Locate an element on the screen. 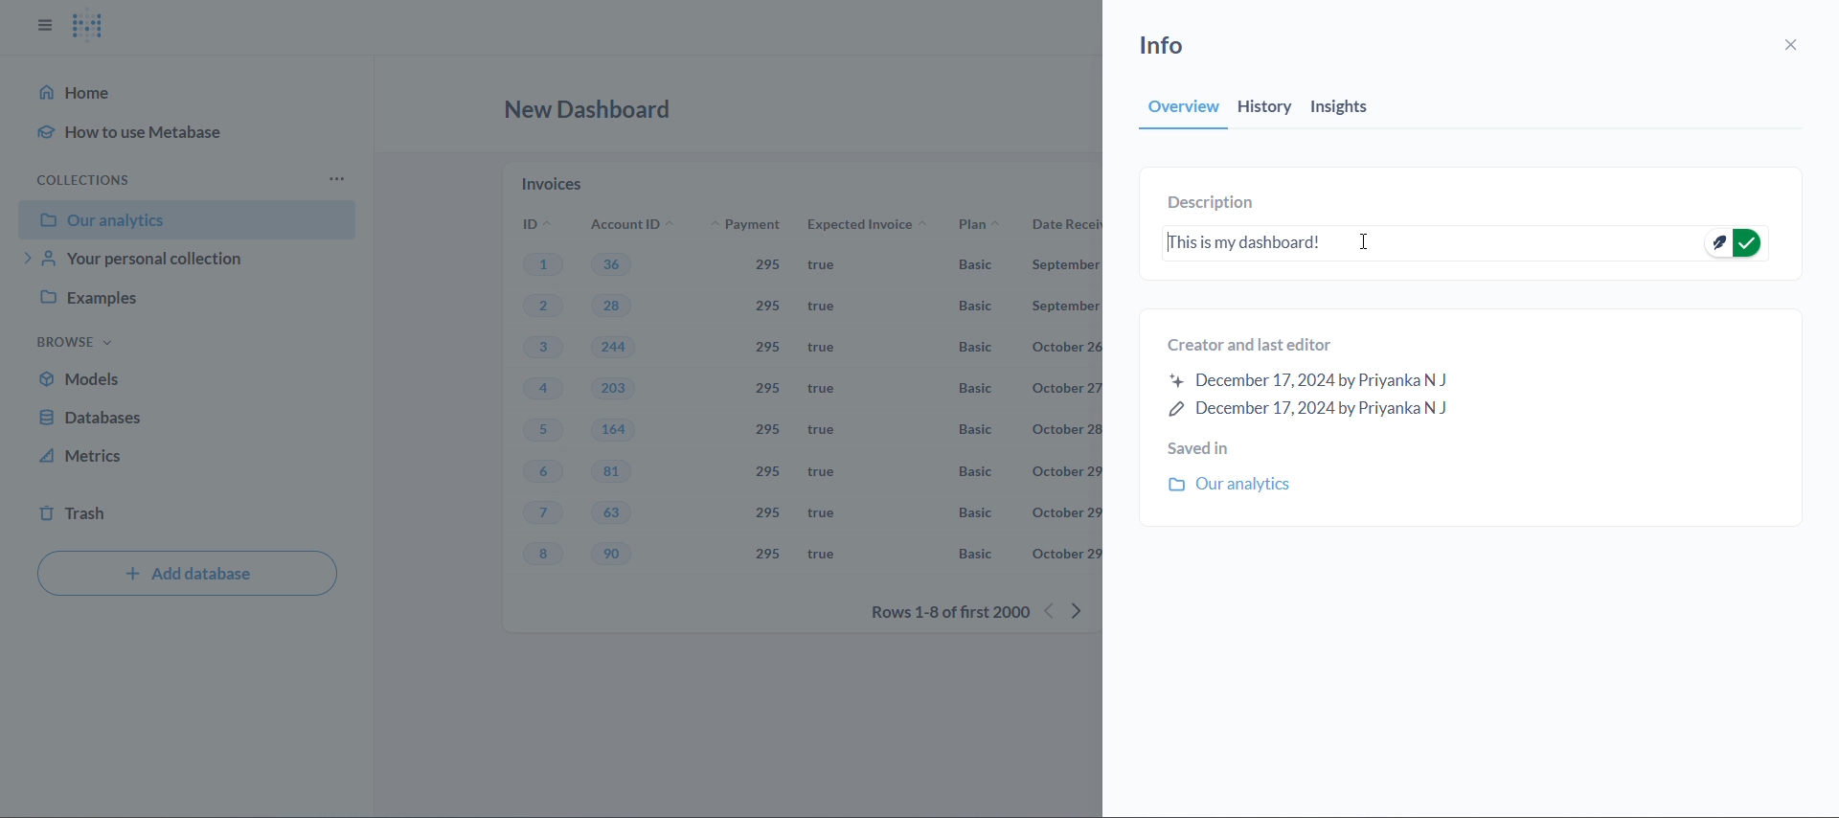 Image resolution: width=1839 pixels, height=818 pixels. 295 is located at coordinates (763, 266).